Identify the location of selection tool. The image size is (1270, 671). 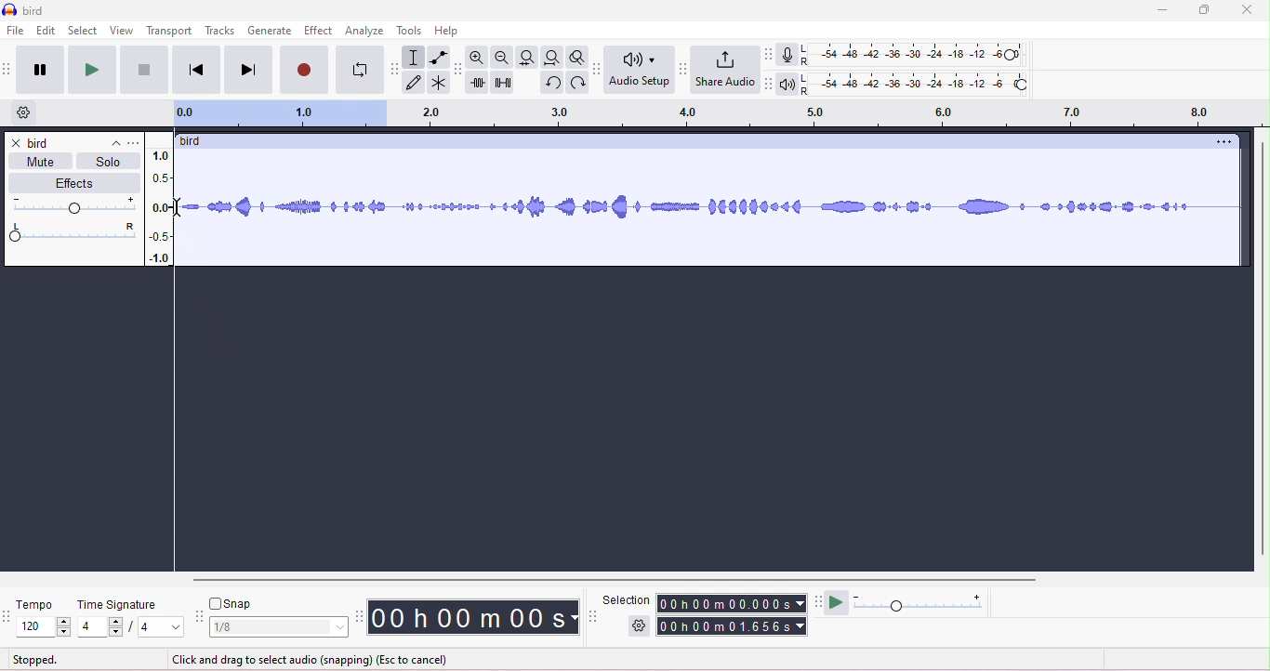
(595, 616).